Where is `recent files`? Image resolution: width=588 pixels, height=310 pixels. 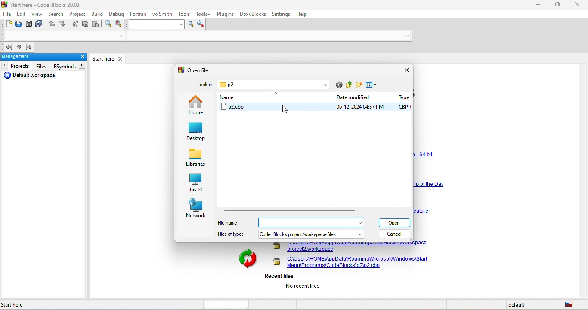
recent files is located at coordinates (293, 281).